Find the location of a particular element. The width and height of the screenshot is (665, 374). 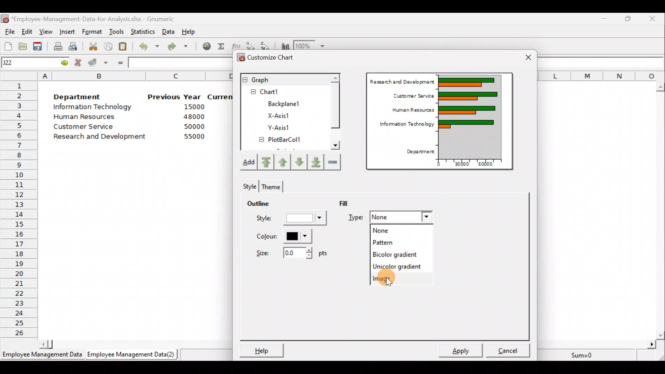

Pattern is located at coordinates (397, 242).